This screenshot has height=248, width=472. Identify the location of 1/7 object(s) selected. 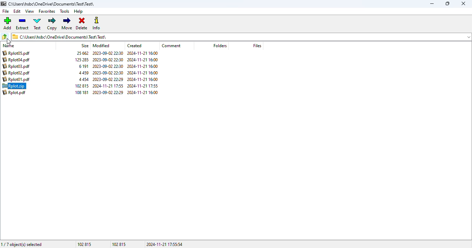
(22, 245).